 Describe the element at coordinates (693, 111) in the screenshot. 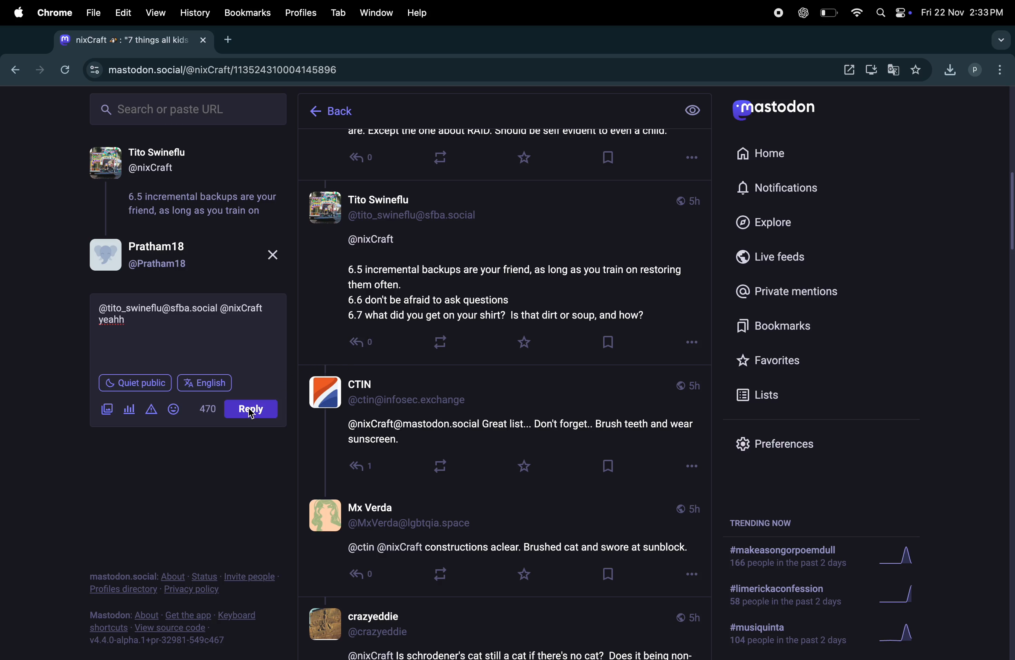

I see `view` at that location.